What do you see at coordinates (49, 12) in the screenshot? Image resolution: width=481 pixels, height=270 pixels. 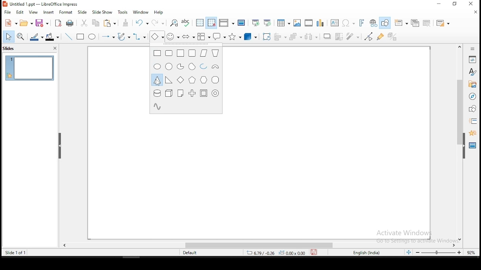 I see `insert` at bounding box center [49, 12].